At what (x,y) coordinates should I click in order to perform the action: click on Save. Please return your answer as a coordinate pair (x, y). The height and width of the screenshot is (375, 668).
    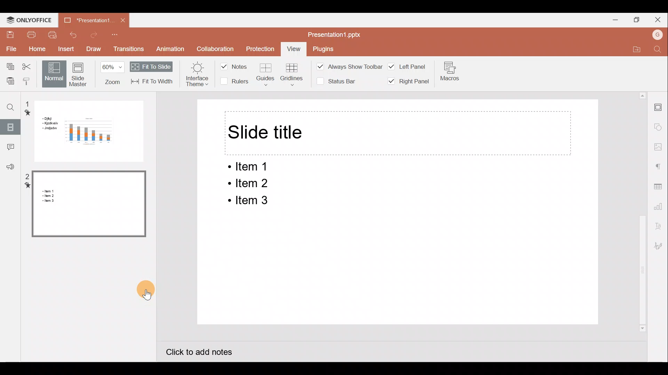
    Looking at the image, I should click on (9, 35).